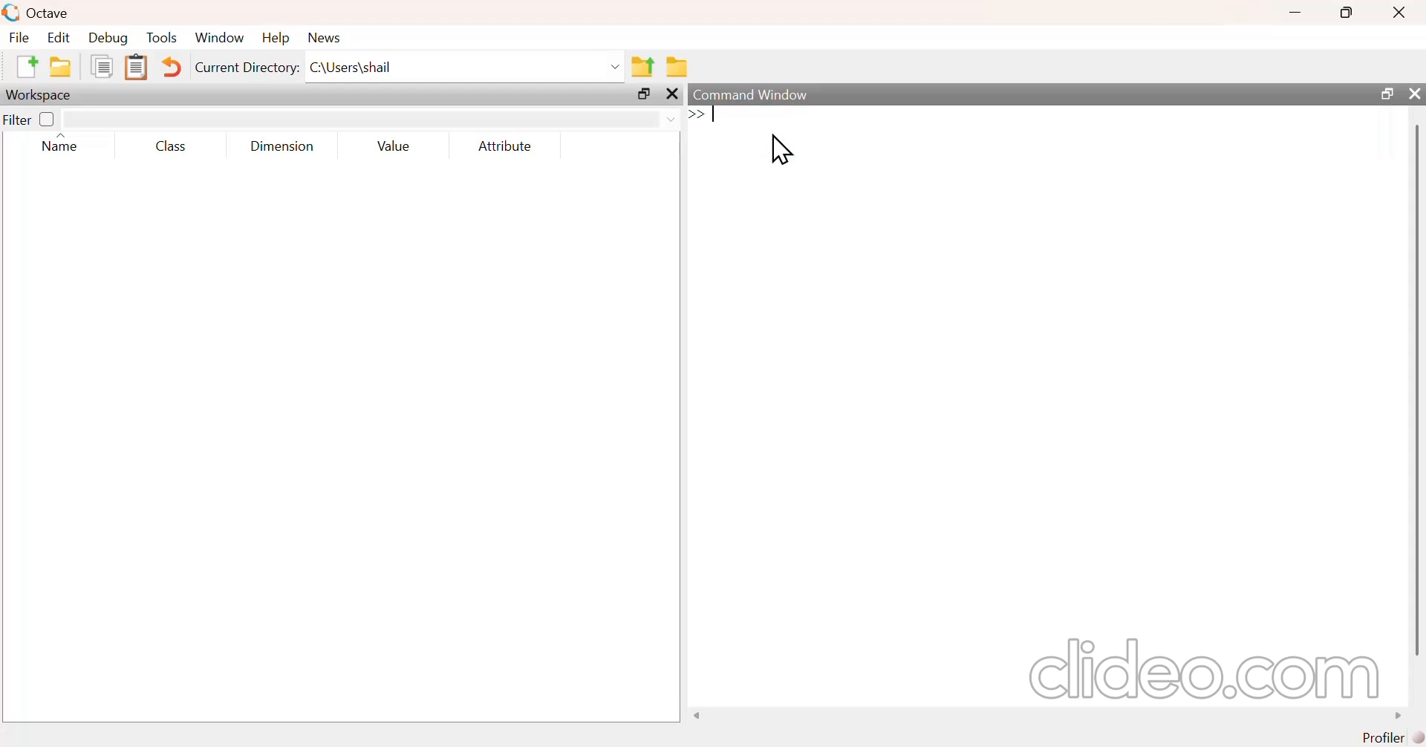 Image resolution: width=1426 pixels, height=747 pixels. I want to click on prompt cursor, so click(693, 115).